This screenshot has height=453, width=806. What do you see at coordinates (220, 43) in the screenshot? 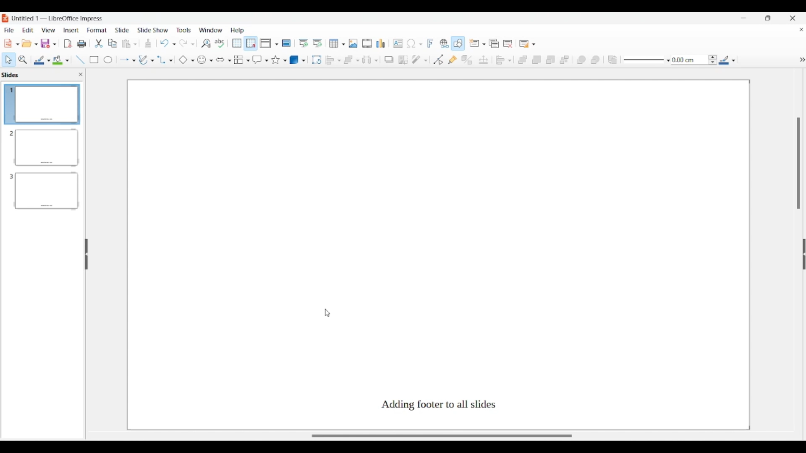
I see `Spell check` at bounding box center [220, 43].